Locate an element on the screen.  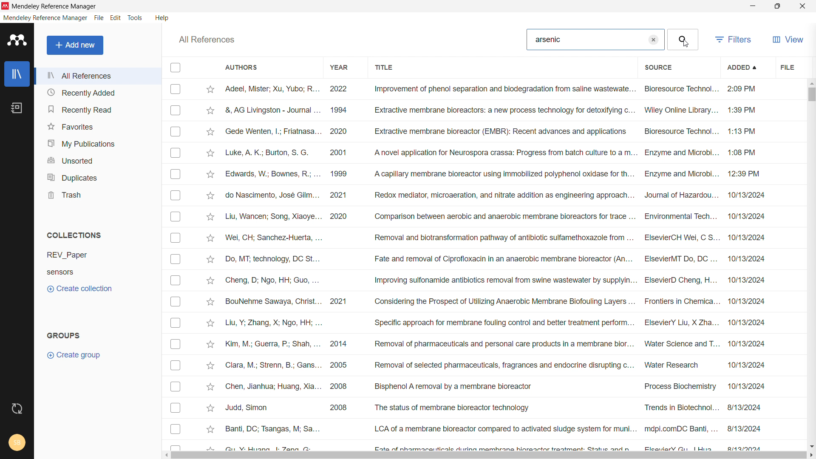
authors is located at coordinates (253, 68).